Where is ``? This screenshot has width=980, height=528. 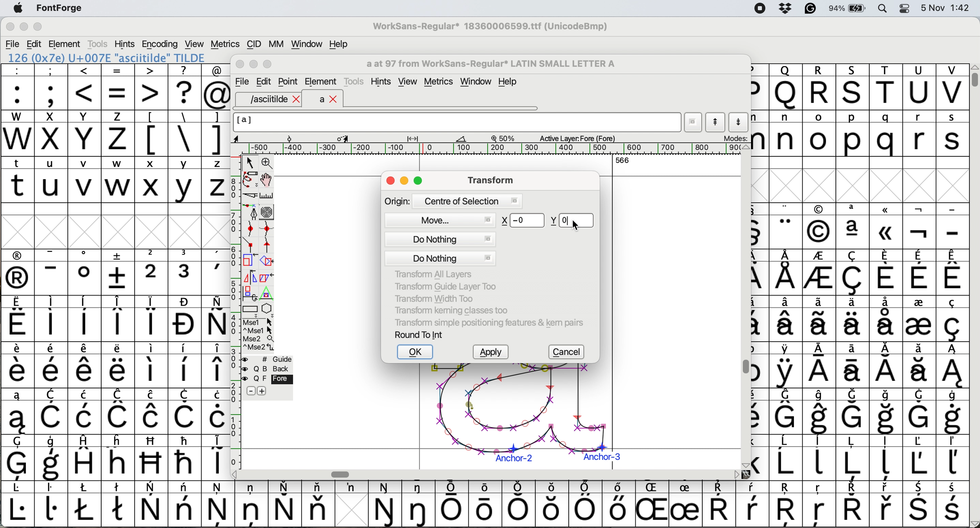
 is located at coordinates (820, 505).